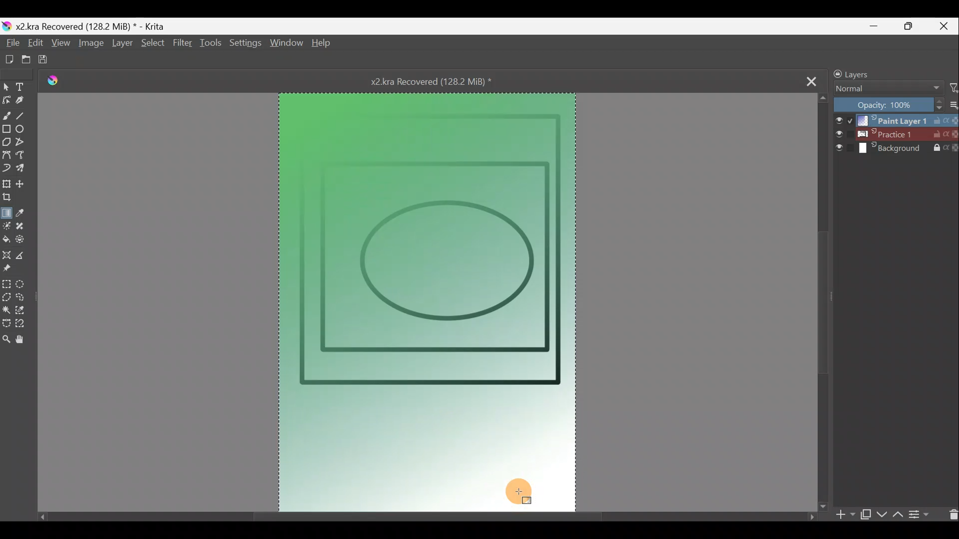 This screenshot has height=539, width=959. What do you see at coordinates (442, 81) in the screenshot?
I see `Document name` at bounding box center [442, 81].